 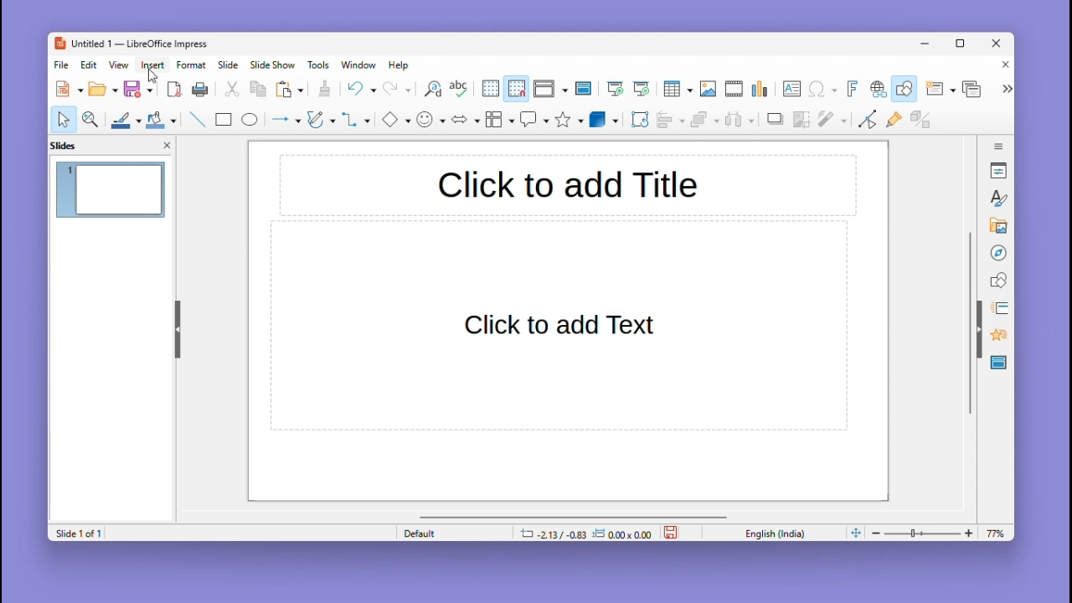 What do you see at coordinates (999, 144) in the screenshot?
I see `Sidebar settings` at bounding box center [999, 144].